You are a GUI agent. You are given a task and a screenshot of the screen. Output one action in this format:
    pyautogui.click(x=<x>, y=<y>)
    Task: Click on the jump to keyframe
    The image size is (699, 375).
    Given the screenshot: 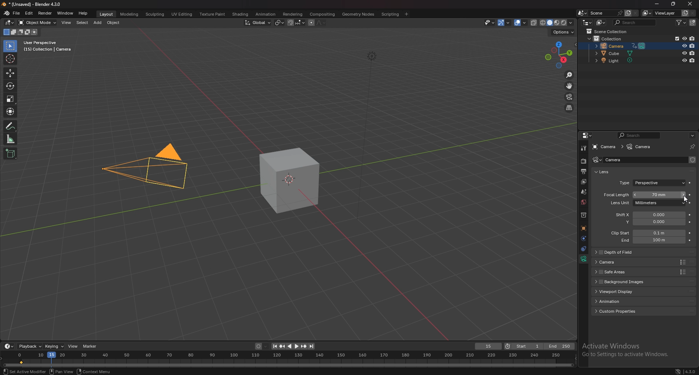 What is the action you would take?
    pyautogui.click(x=304, y=346)
    